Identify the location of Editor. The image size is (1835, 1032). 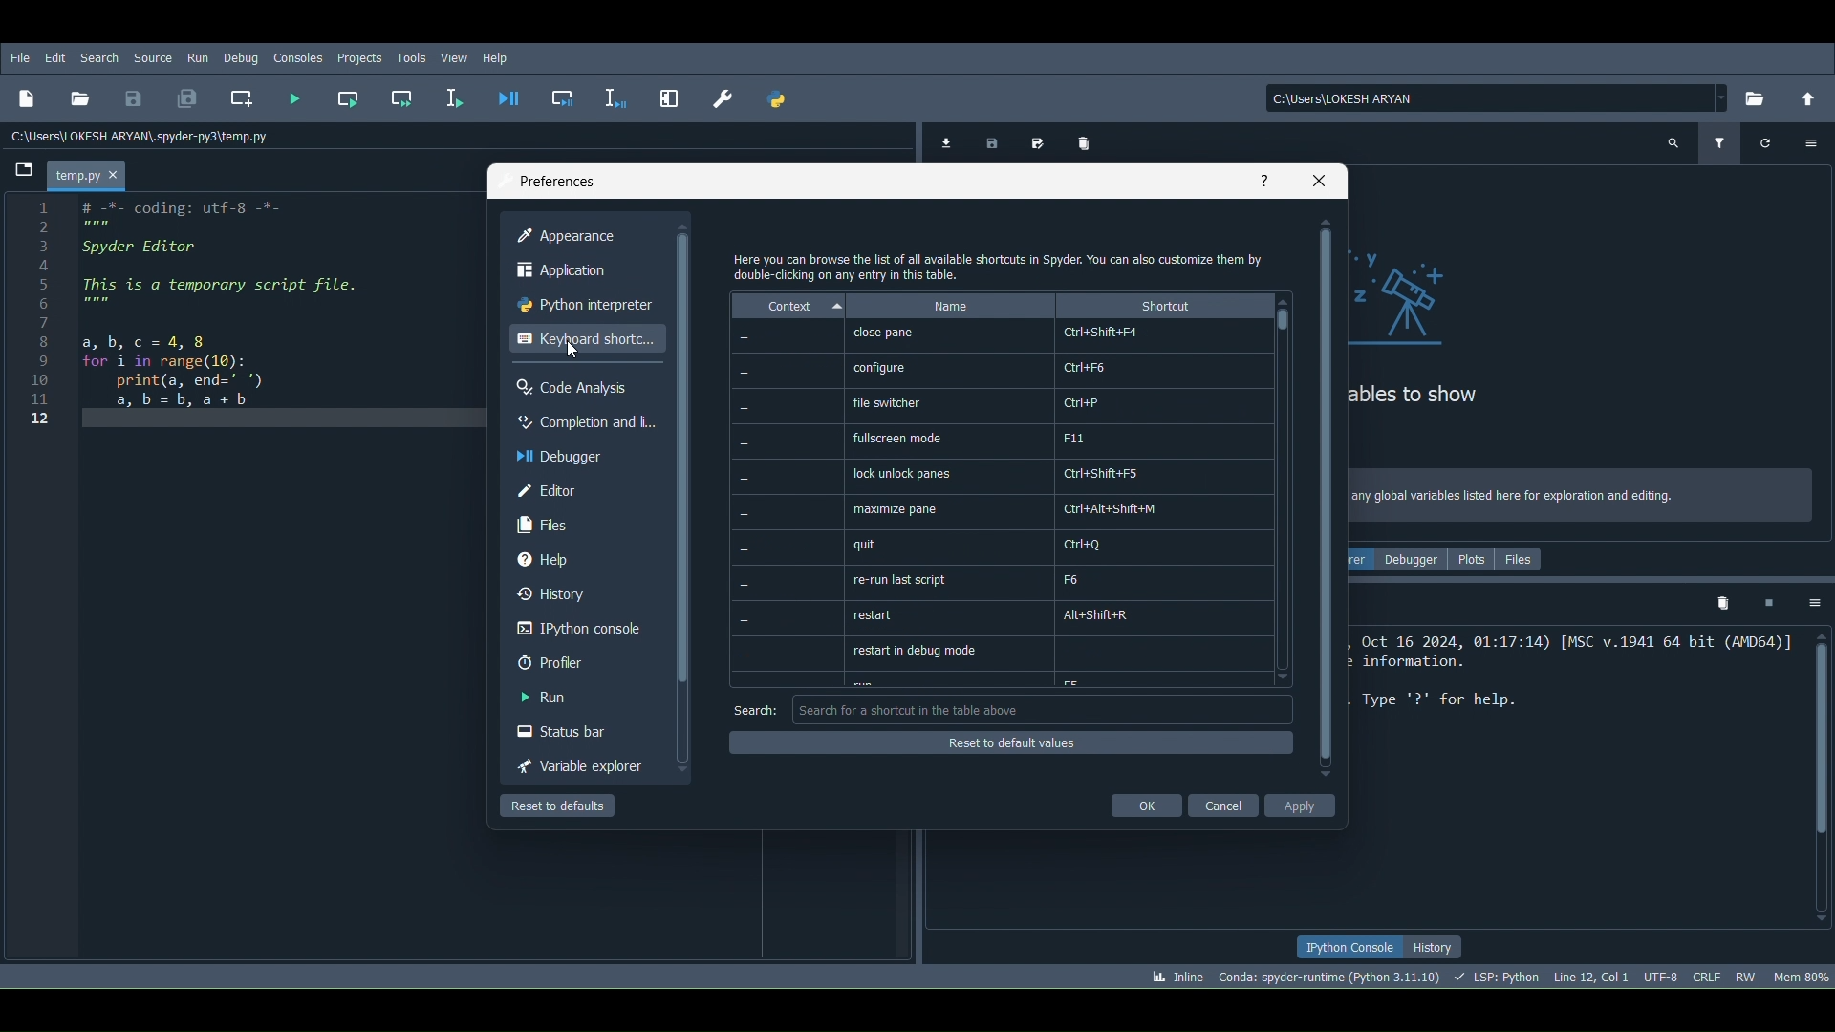
(580, 492).